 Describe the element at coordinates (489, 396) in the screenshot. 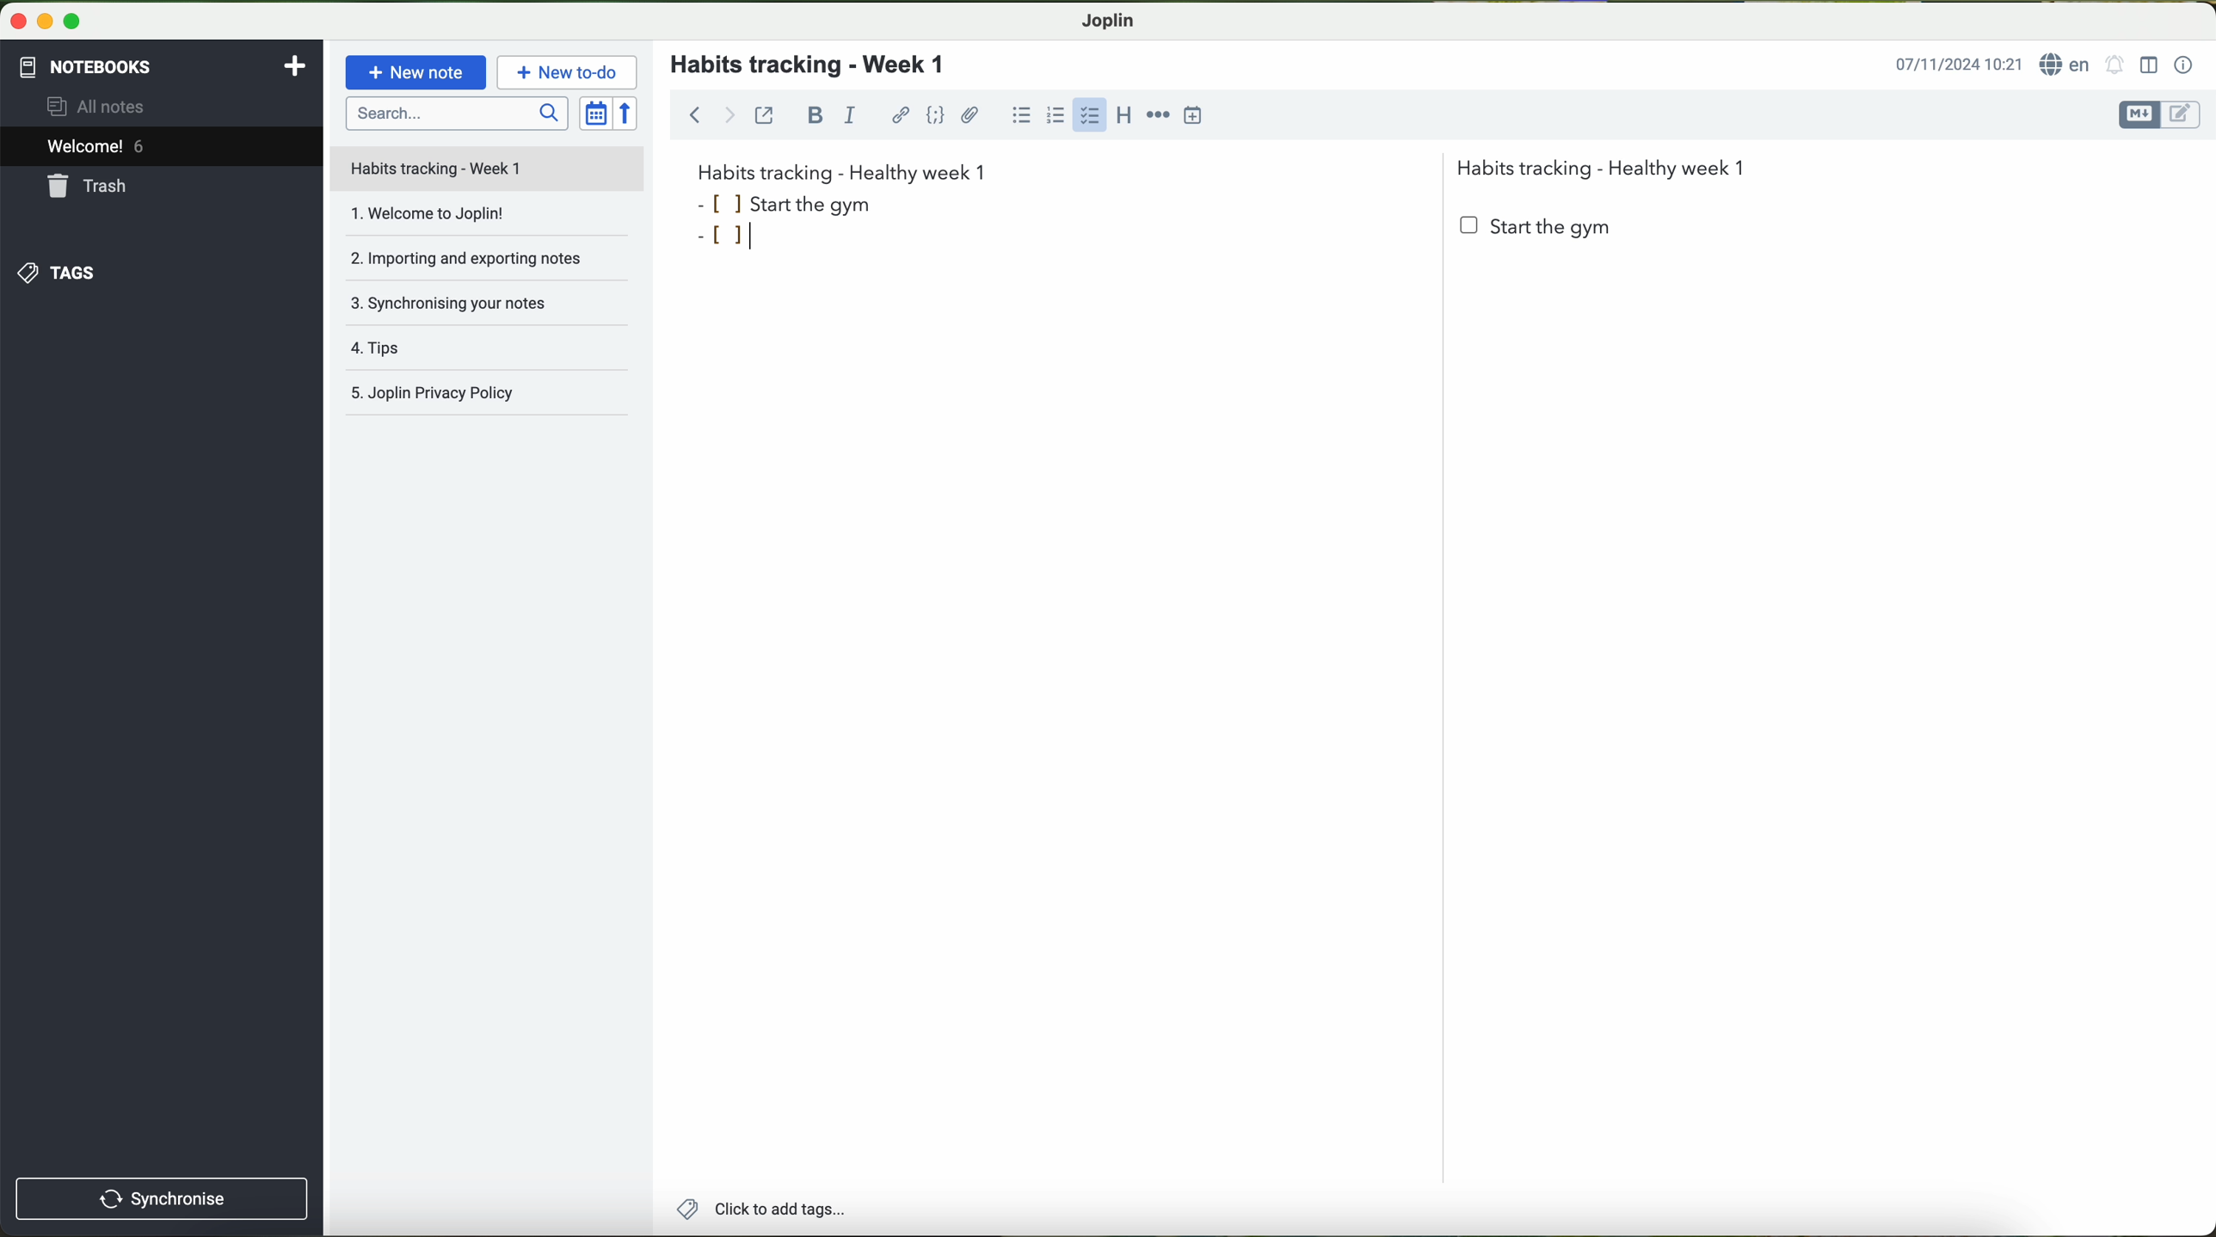

I see `Joplin privacy policy` at that location.